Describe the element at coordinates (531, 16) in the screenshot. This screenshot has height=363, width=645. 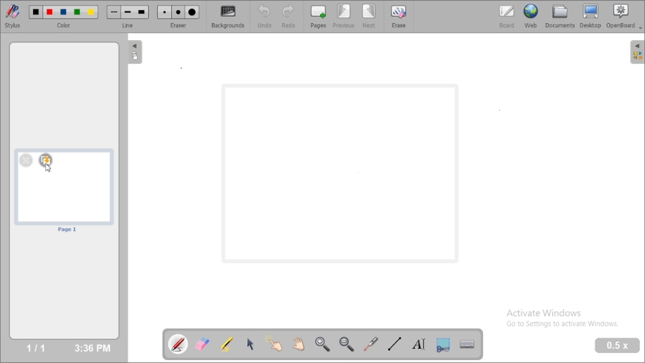
I see `web` at that location.